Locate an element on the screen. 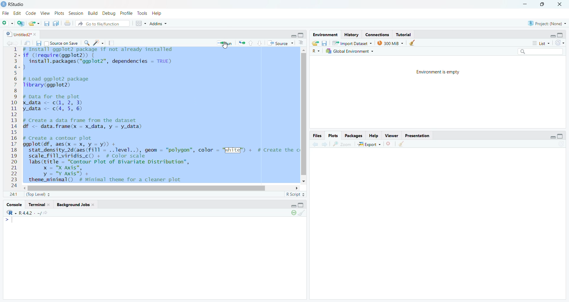 The height and width of the screenshot is (302, 569). List  is located at coordinates (542, 43).